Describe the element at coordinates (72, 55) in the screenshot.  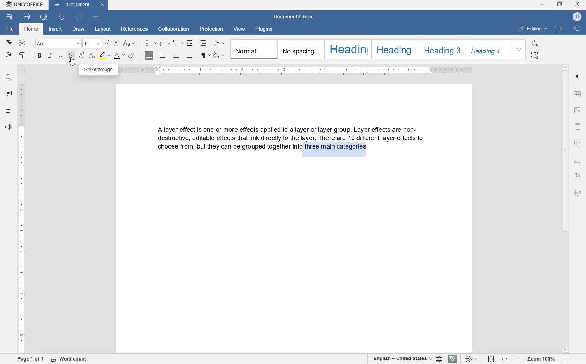
I see `strike through` at that location.